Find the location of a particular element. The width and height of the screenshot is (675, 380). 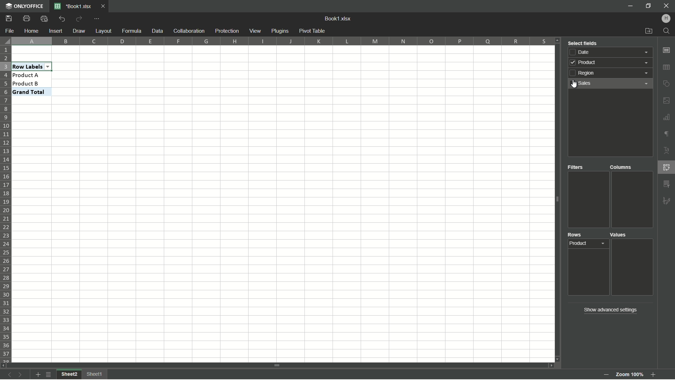

Draw is located at coordinates (79, 30).